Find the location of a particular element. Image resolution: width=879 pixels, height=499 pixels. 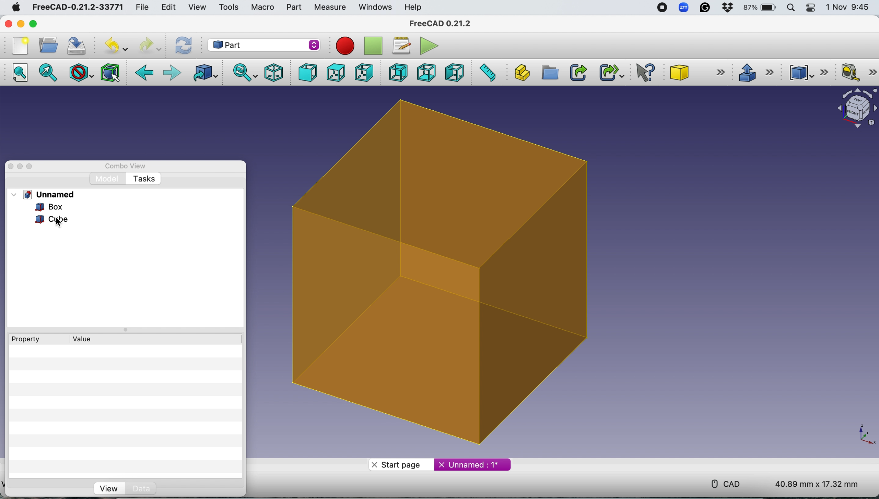

Left is located at coordinates (454, 72).